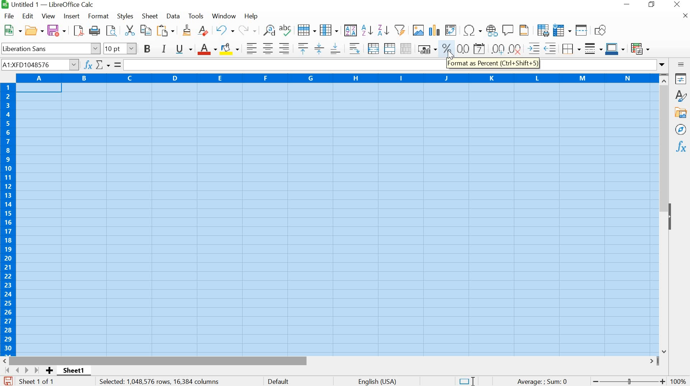 This screenshot has width=690, height=386. Describe the element at coordinates (56, 30) in the screenshot. I see `SAVE` at that location.